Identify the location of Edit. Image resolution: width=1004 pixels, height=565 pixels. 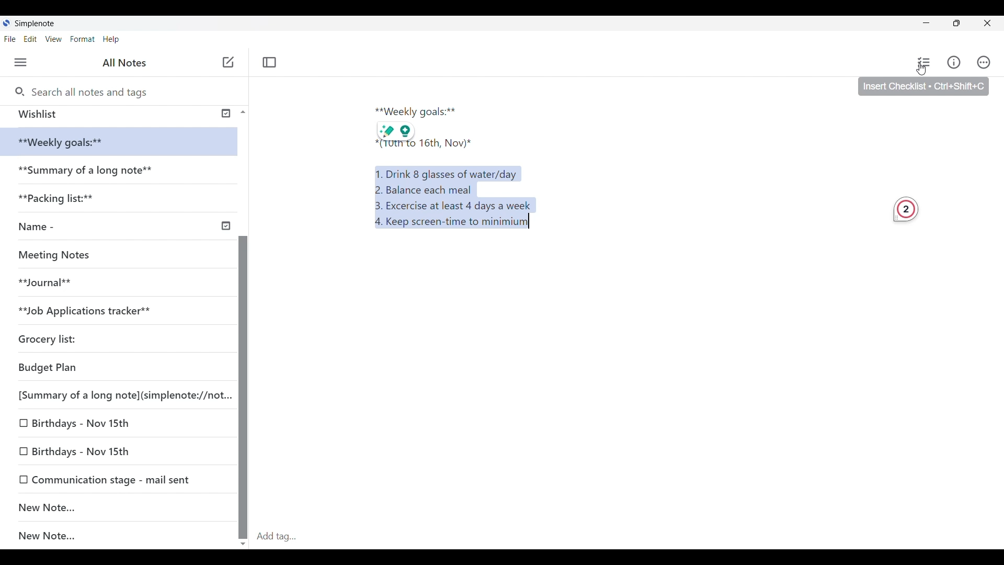
(33, 40).